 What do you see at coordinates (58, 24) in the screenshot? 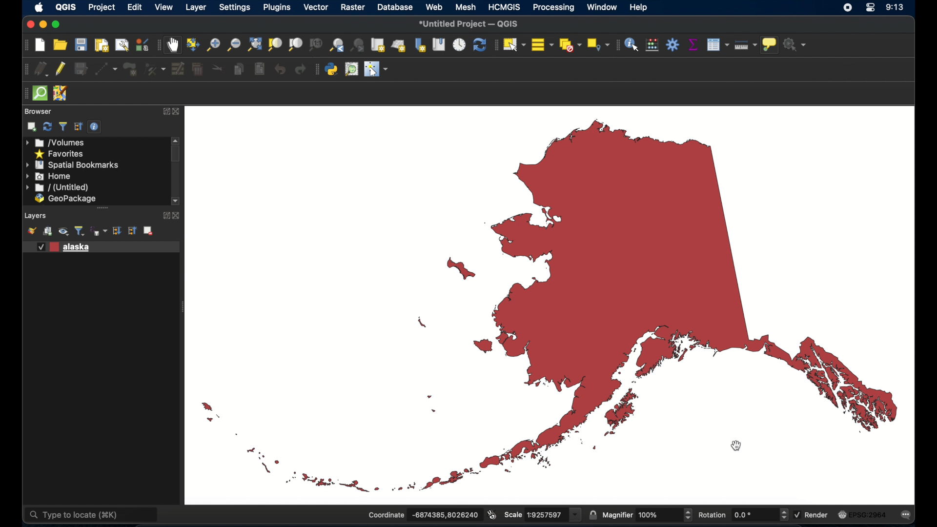
I see `maximize` at bounding box center [58, 24].